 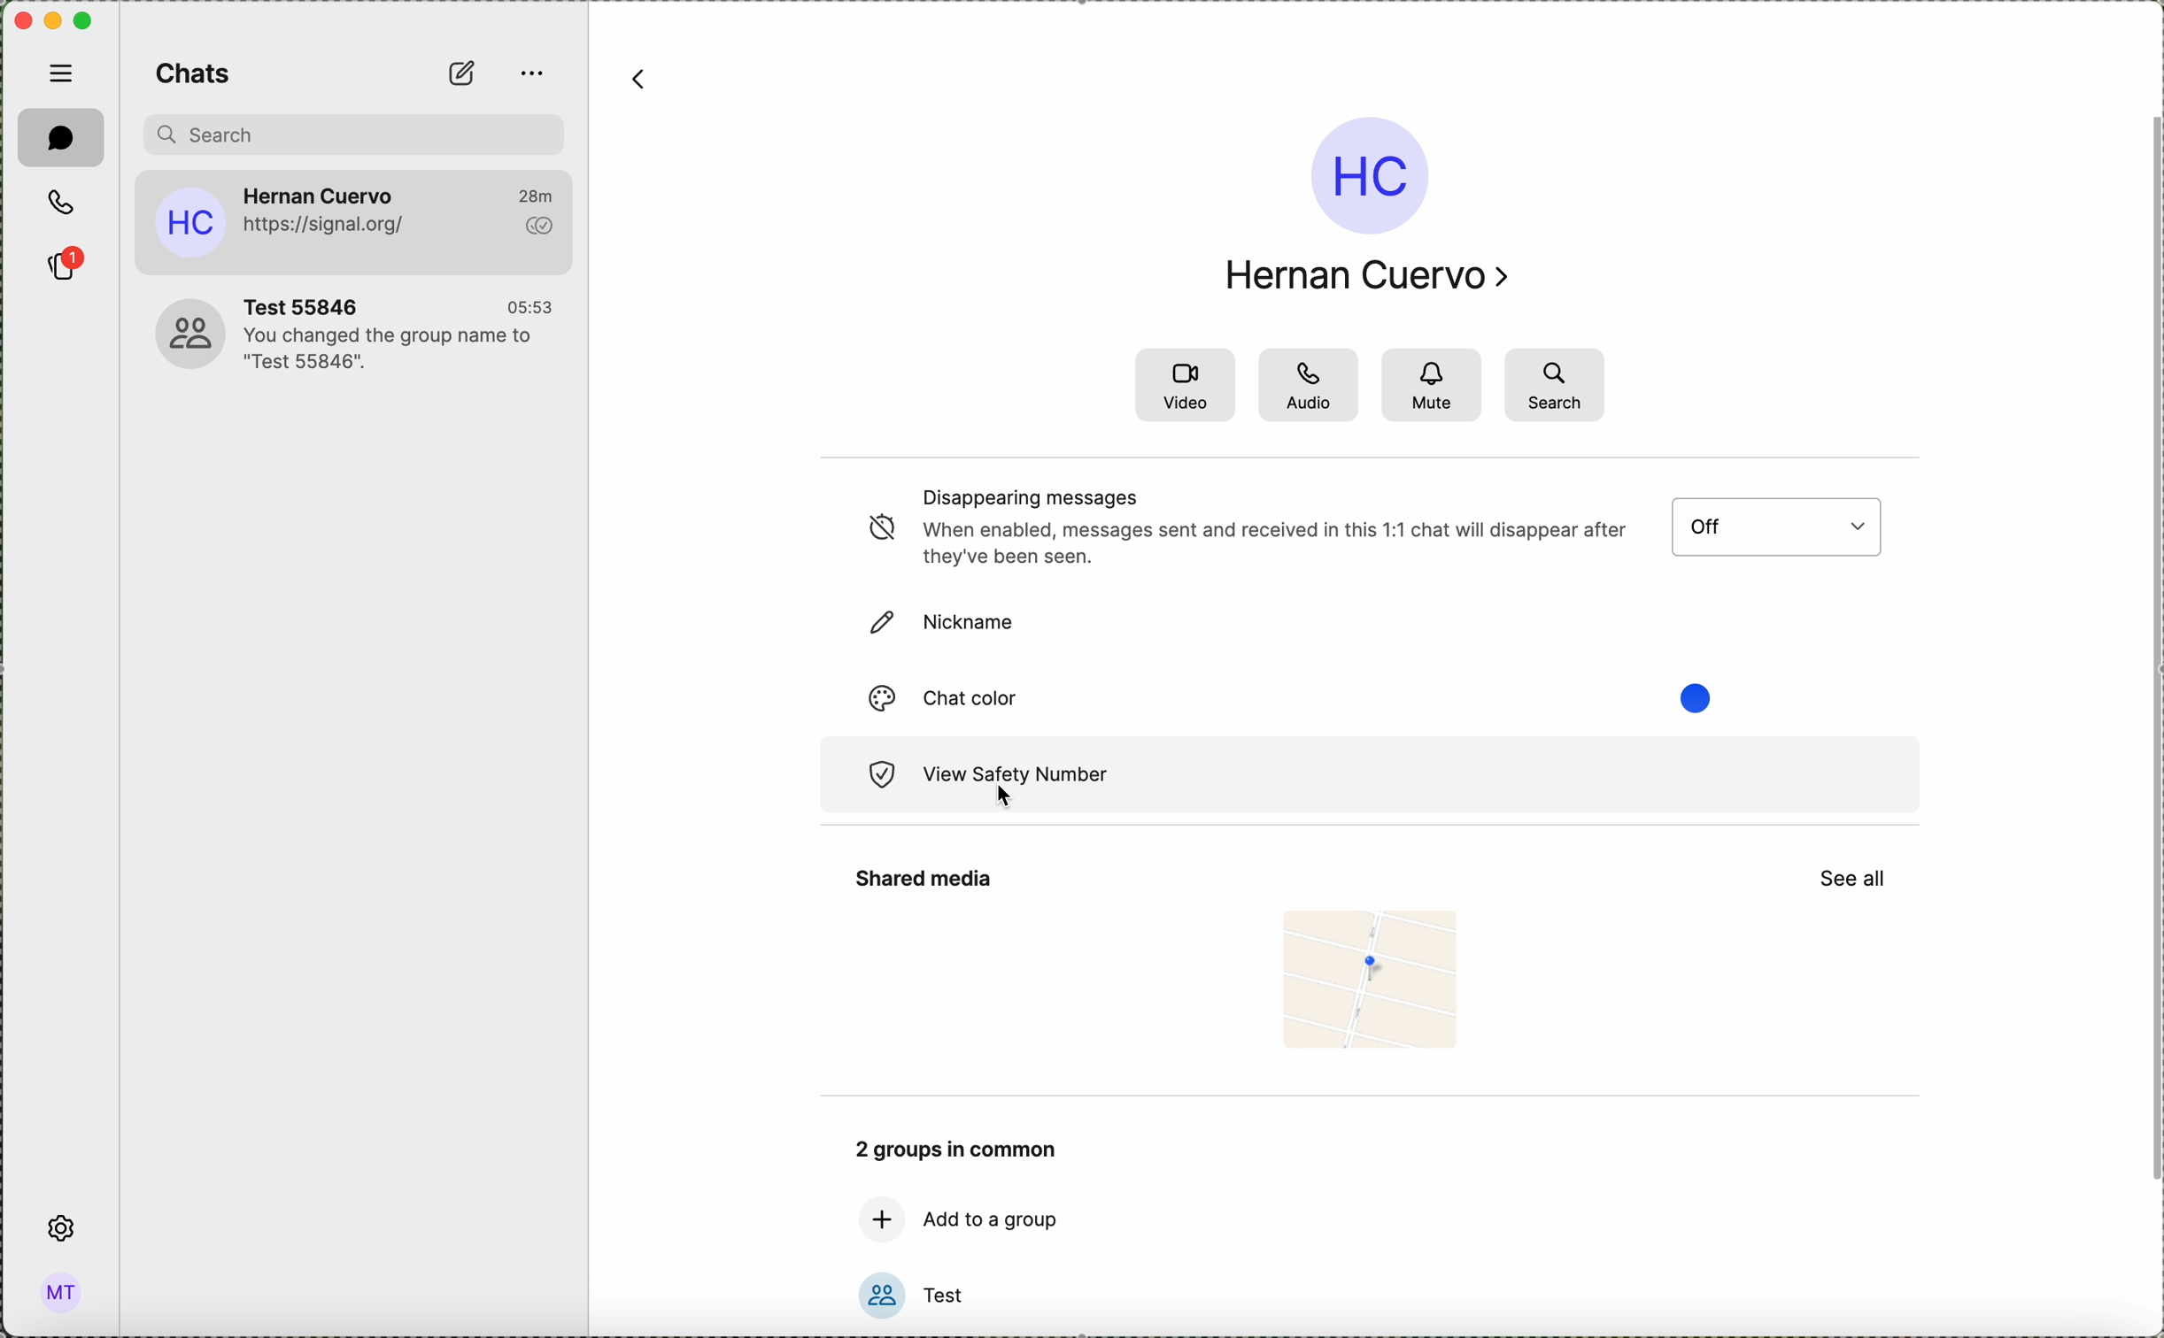 I want to click on YOu changed the group hame to
"Test 55846"., so click(x=393, y=350).